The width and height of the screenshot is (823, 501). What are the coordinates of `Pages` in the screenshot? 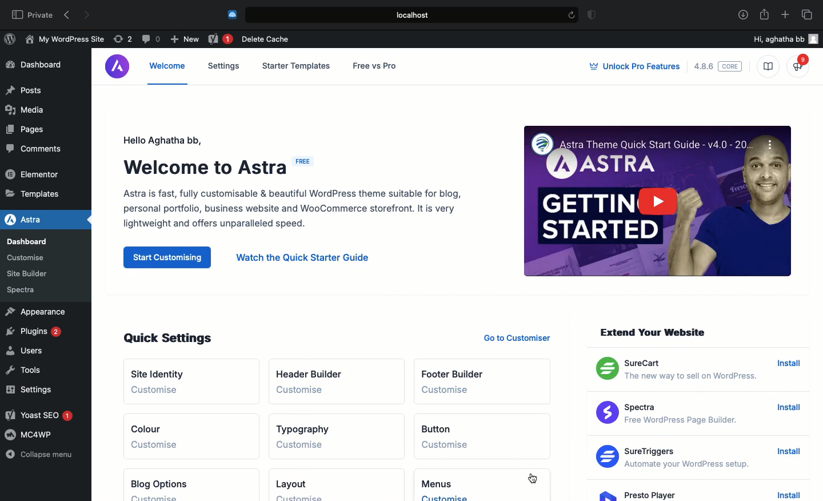 It's located at (23, 132).